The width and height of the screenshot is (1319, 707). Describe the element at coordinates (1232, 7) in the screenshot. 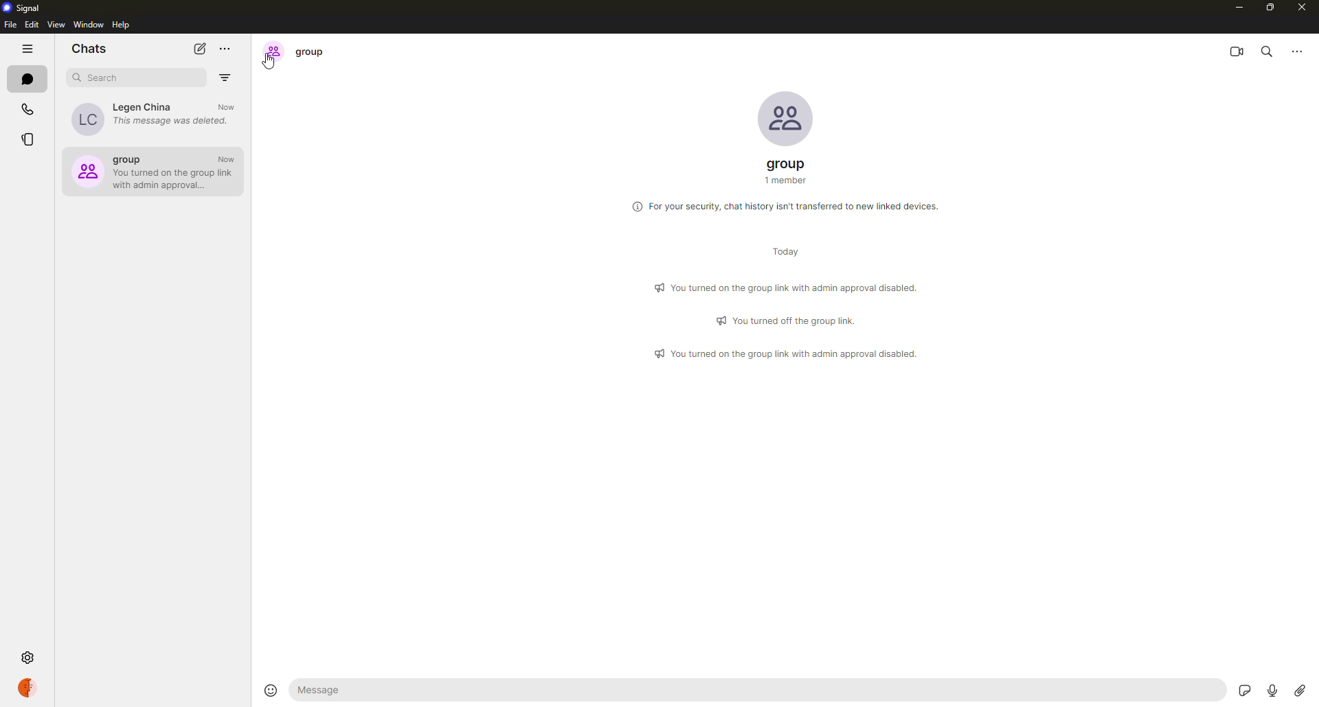

I see `minimize` at that location.